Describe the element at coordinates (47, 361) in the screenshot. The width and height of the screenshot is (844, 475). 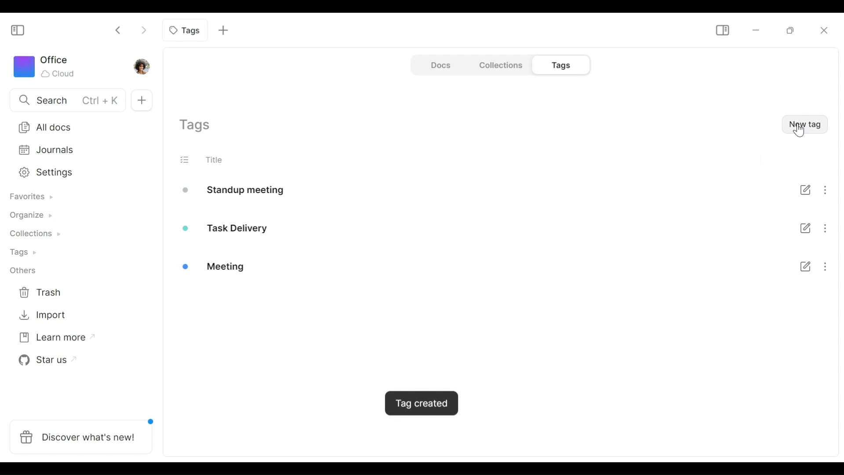
I see `Star us` at that location.